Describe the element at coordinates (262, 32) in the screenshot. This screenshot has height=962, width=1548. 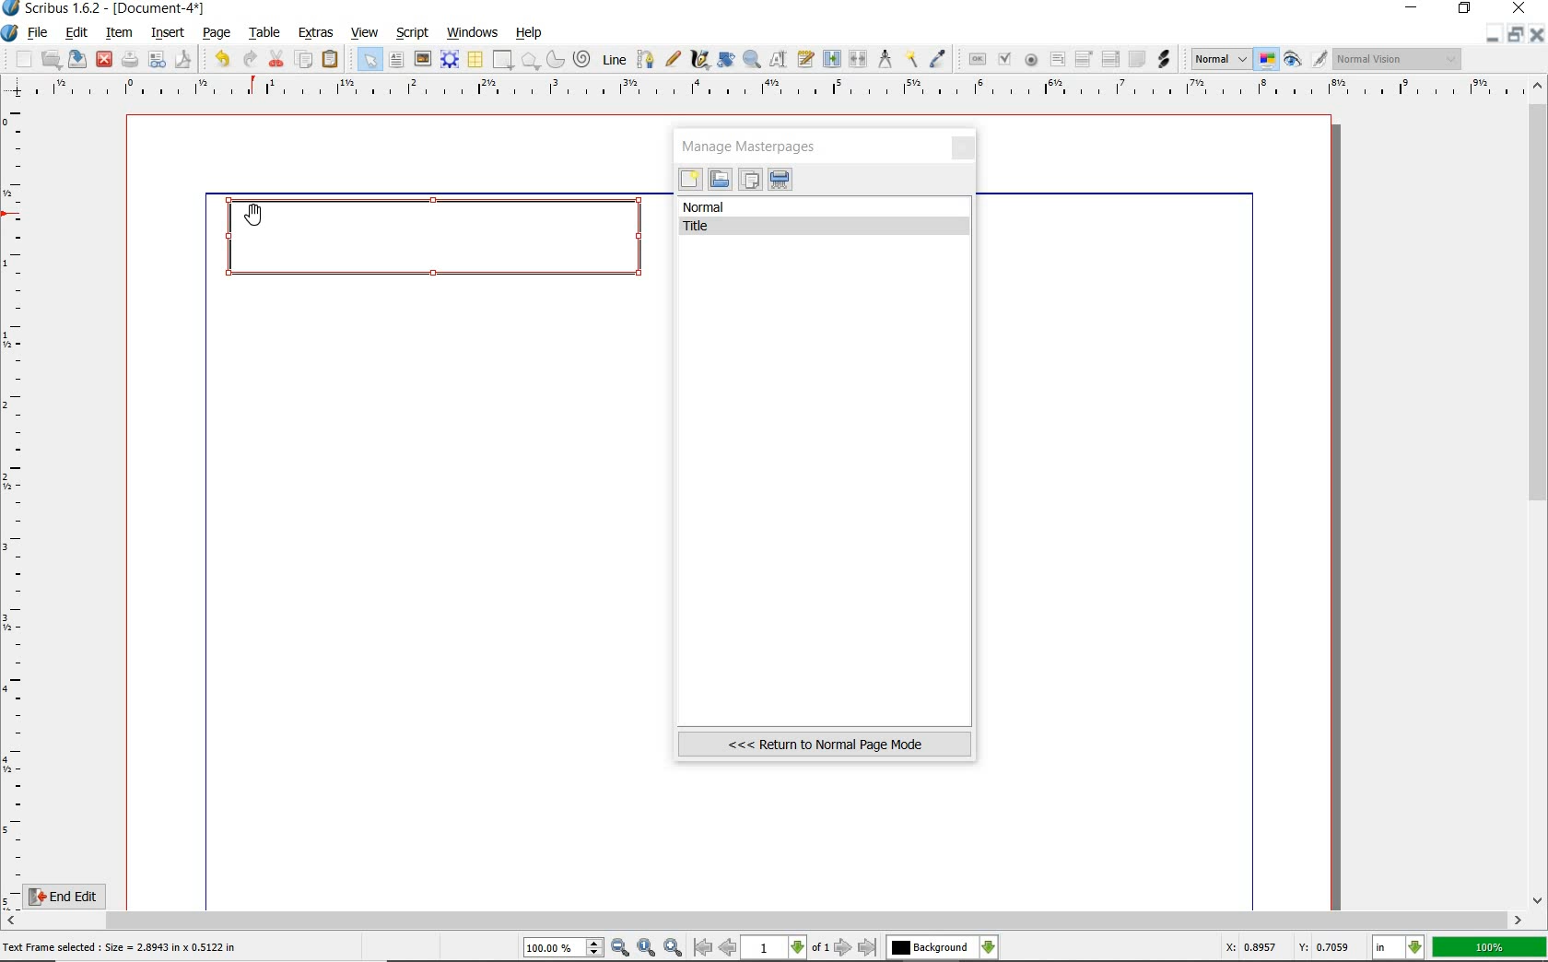
I see `table` at that location.